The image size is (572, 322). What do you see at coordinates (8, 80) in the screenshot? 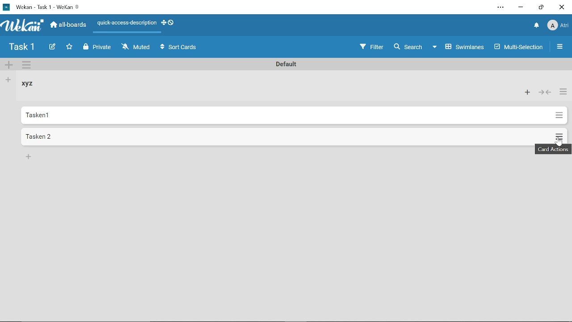
I see `Add list` at bounding box center [8, 80].